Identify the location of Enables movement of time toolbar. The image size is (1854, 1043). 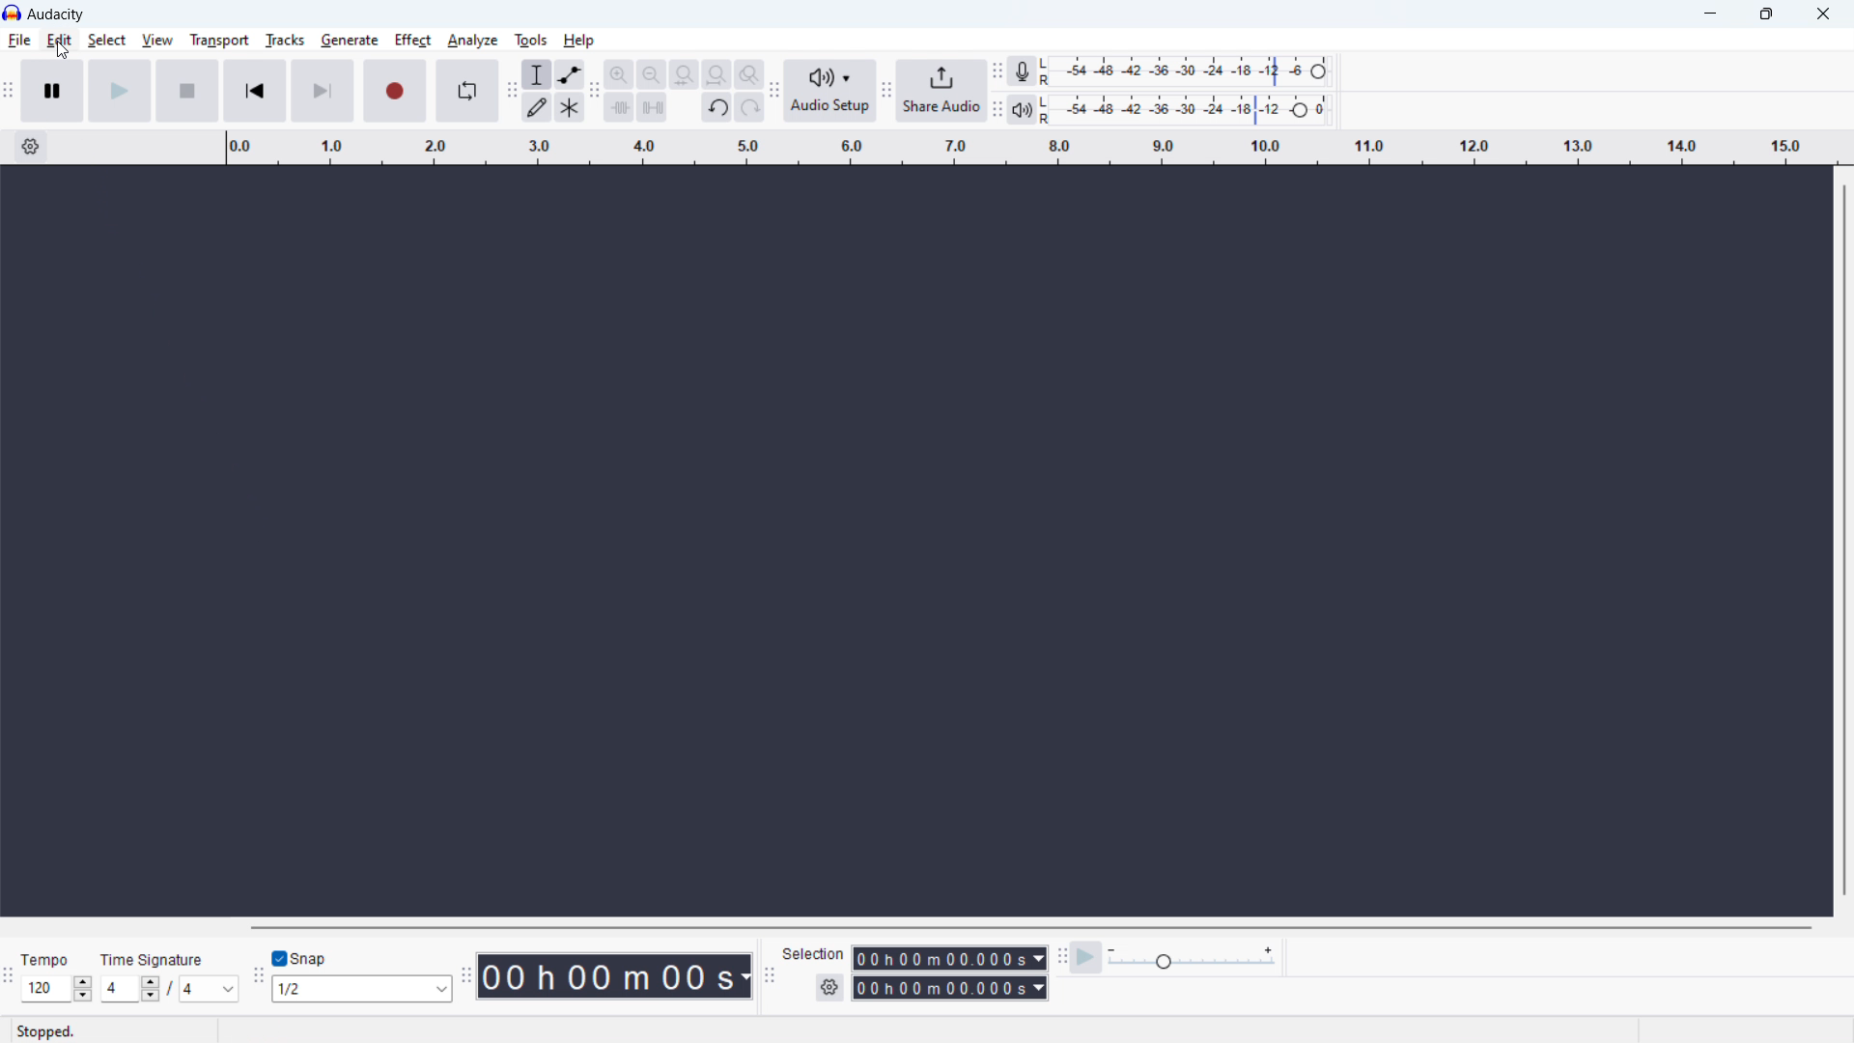
(467, 977).